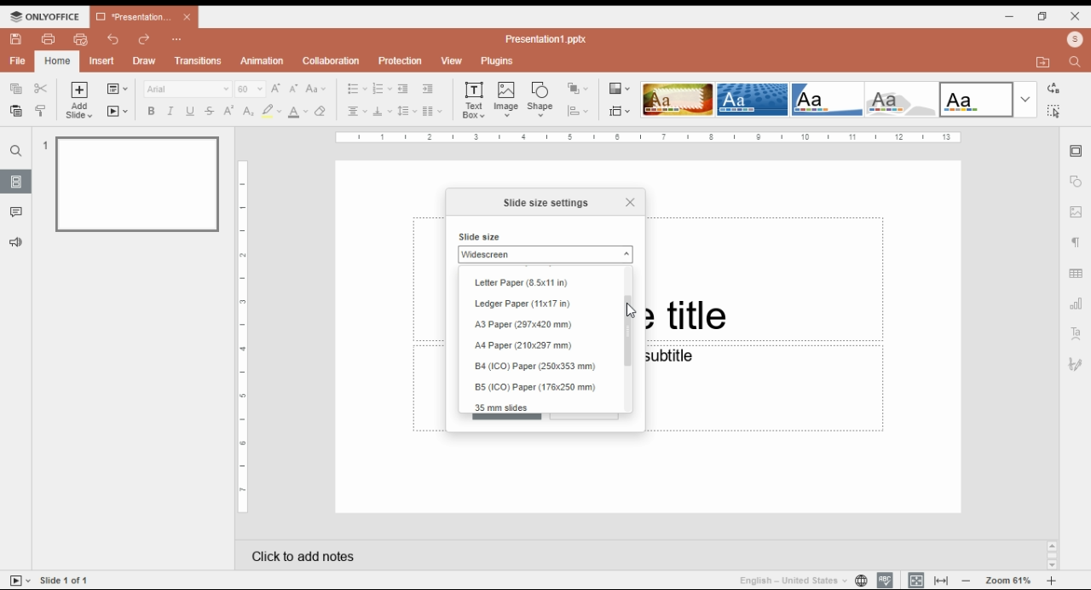  Describe the element at coordinates (56, 61) in the screenshot. I see `home` at that location.